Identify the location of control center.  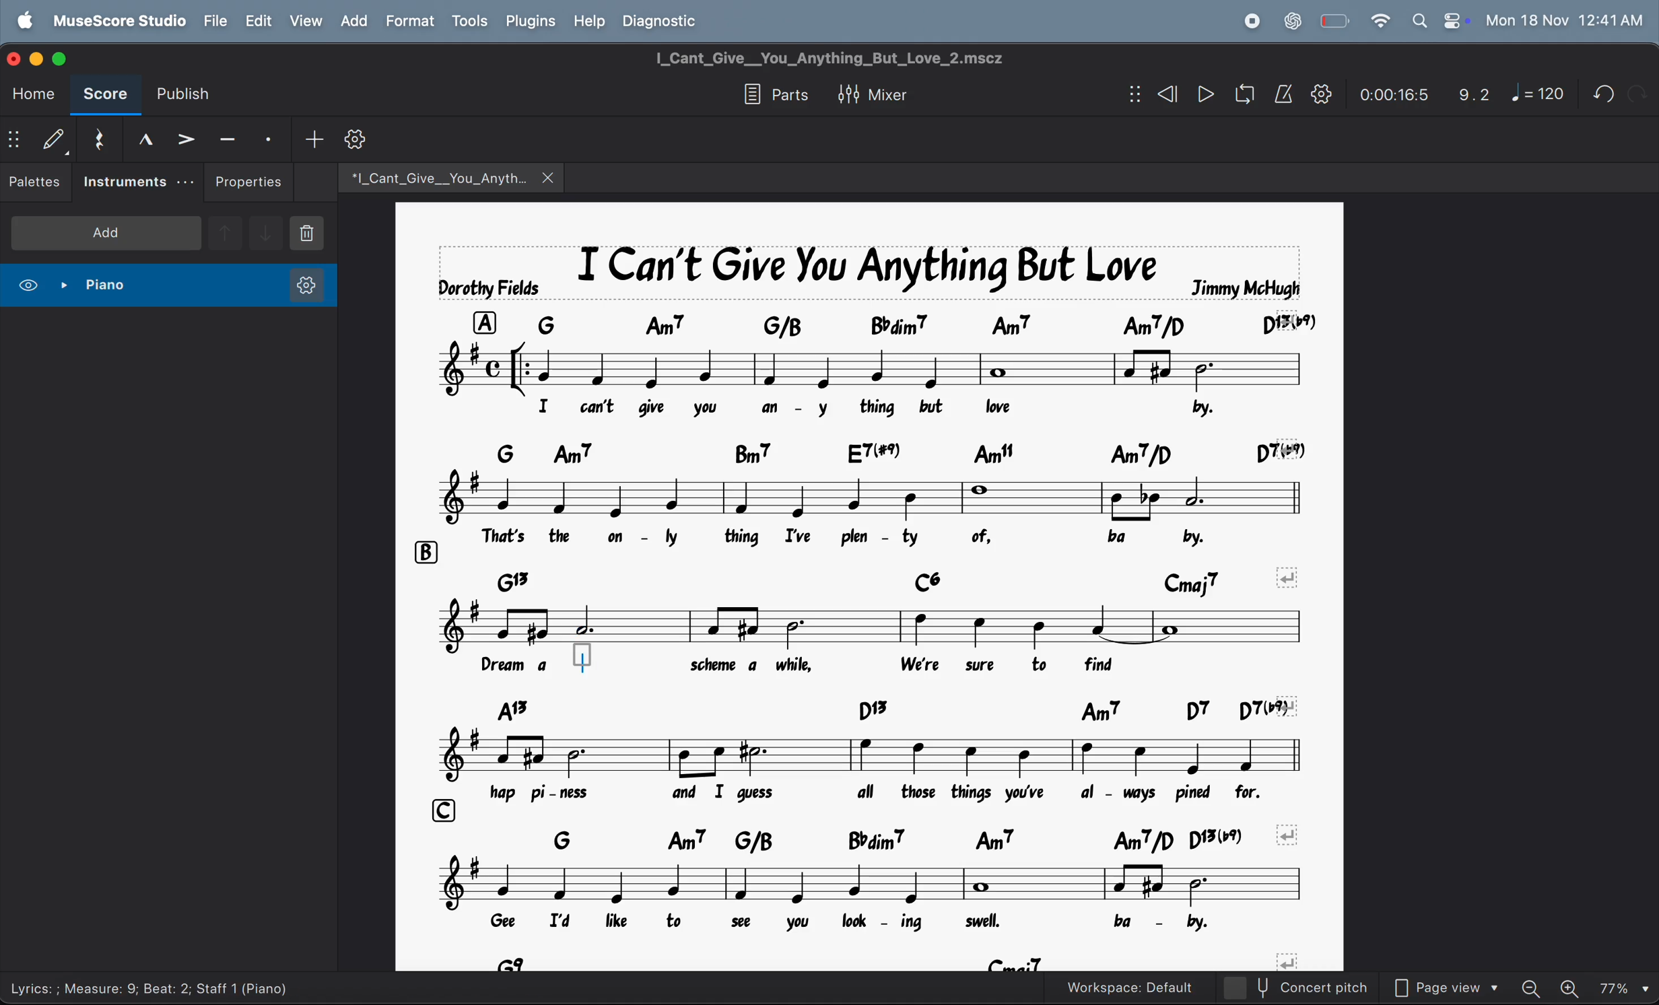
(1456, 22).